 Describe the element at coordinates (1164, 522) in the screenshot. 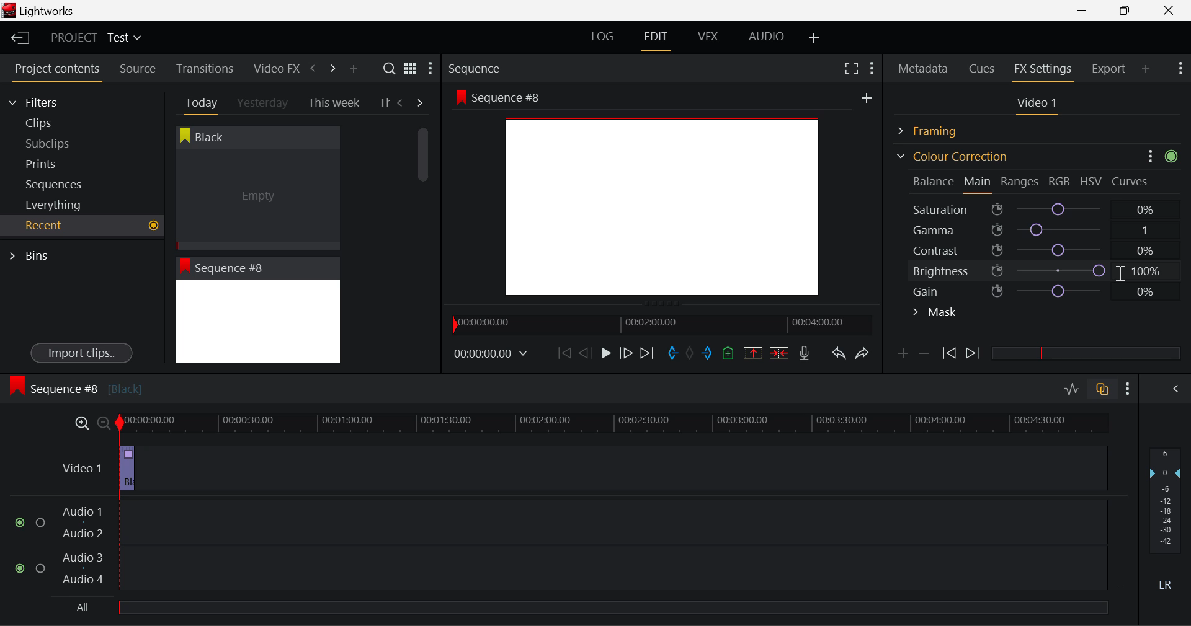

I see `Decibel Gain` at that location.